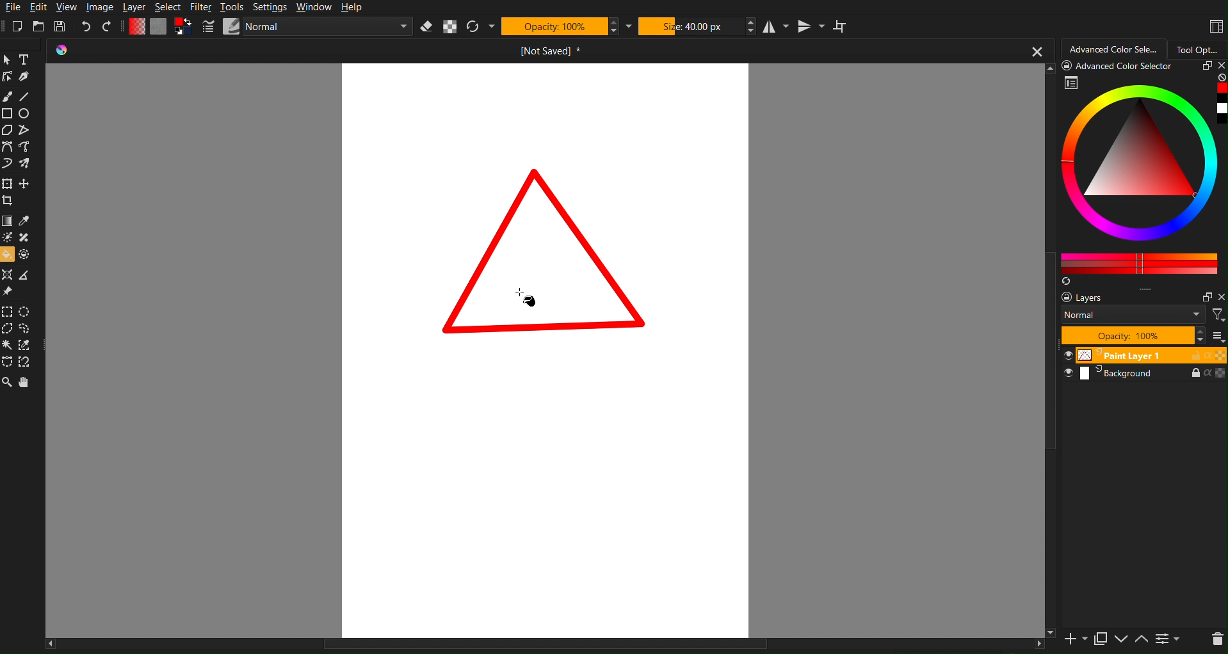 This screenshot has height=654, width=1228. Describe the element at coordinates (1205, 297) in the screenshot. I see `restore panel` at that location.